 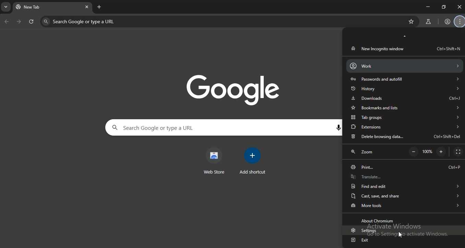 I want to click on refresh, so click(x=32, y=22).